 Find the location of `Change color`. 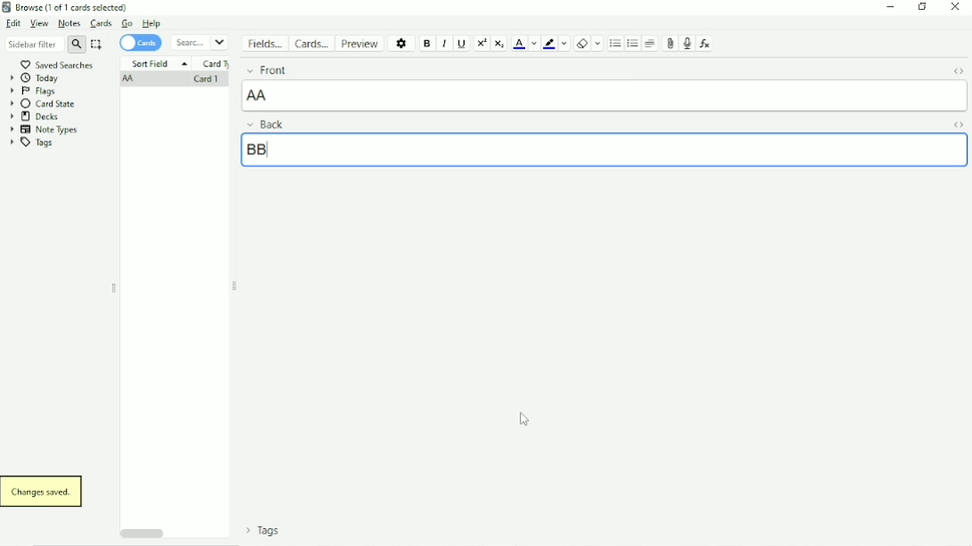

Change color is located at coordinates (533, 44).